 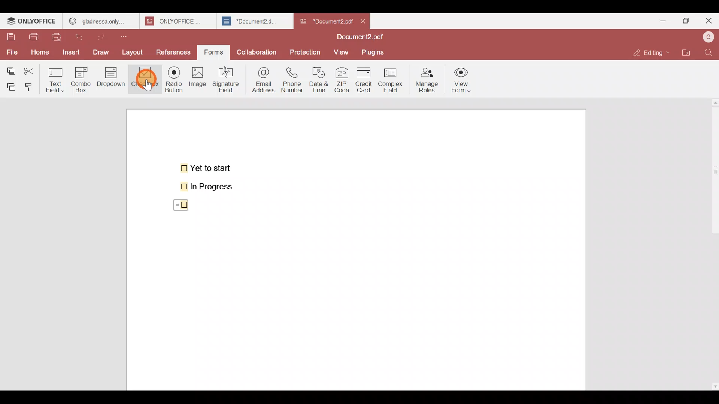 What do you see at coordinates (81, 79) in the screenshot?
I see `Combo box` at bounding box center [81, 79].